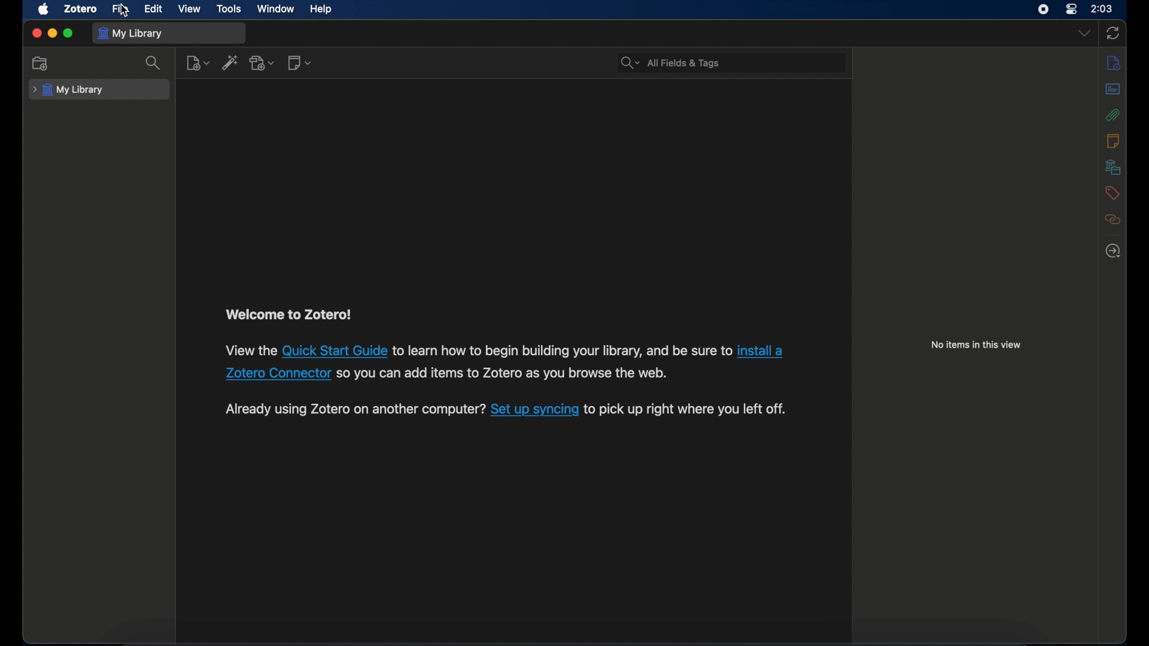 The height and width of the screenshot is (646, 1149). I want to click on window, so click(276, 9).